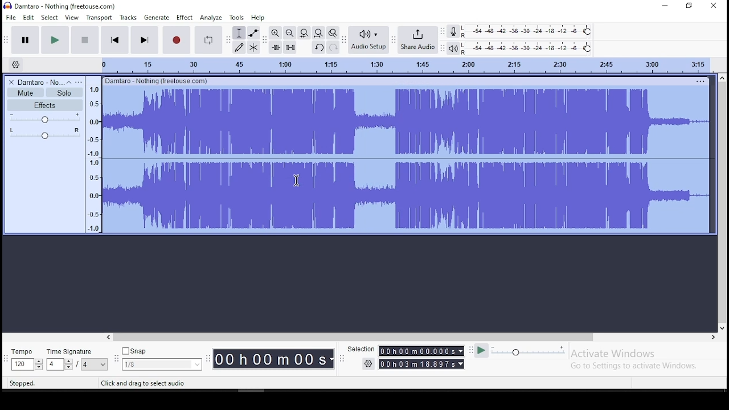 Image resolution: width=729 pixels, height=410 pixels. I want to click on cursor, so click(296, 180).